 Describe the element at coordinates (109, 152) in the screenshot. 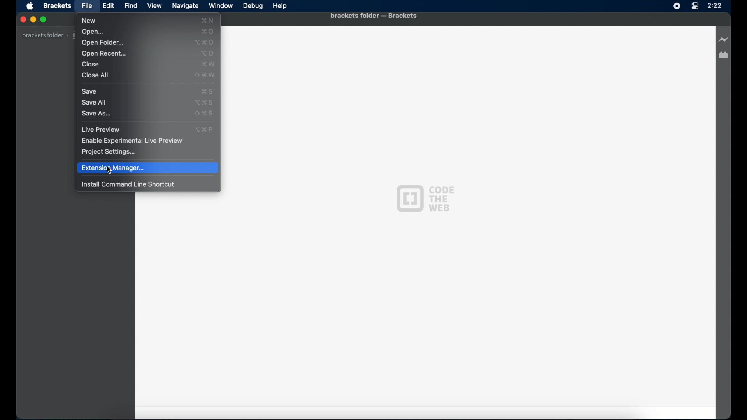

I see `project settings` at that location.